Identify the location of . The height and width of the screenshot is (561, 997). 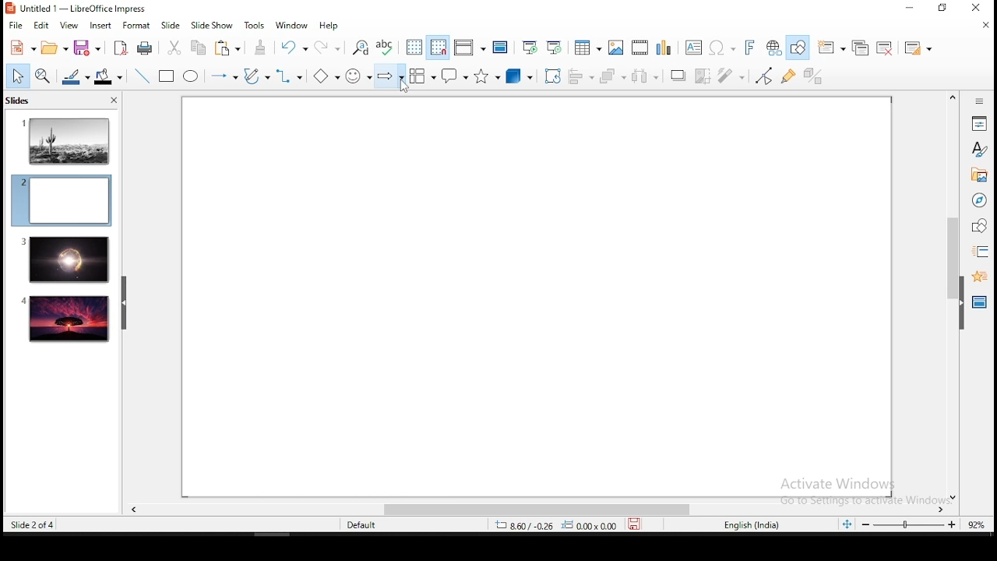
(978, 101).